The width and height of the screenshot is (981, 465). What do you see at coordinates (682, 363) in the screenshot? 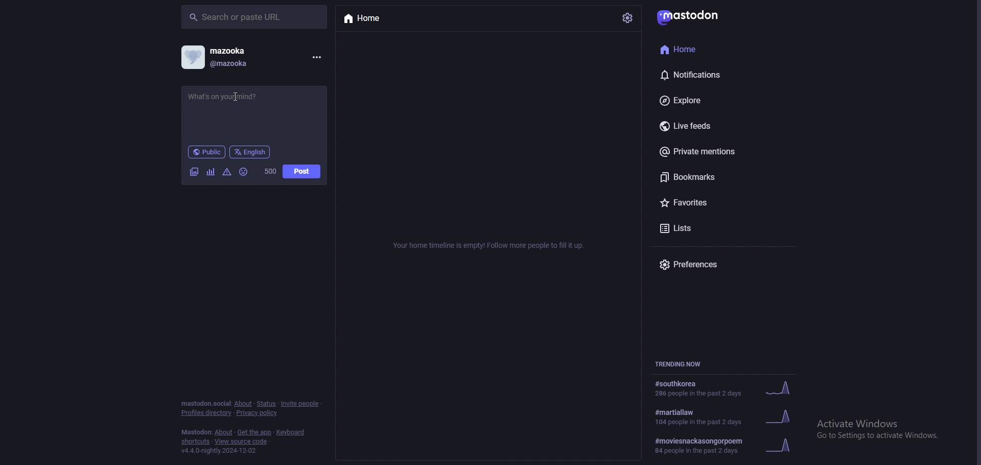
I see `trending now` at bounding box center [682, 363].